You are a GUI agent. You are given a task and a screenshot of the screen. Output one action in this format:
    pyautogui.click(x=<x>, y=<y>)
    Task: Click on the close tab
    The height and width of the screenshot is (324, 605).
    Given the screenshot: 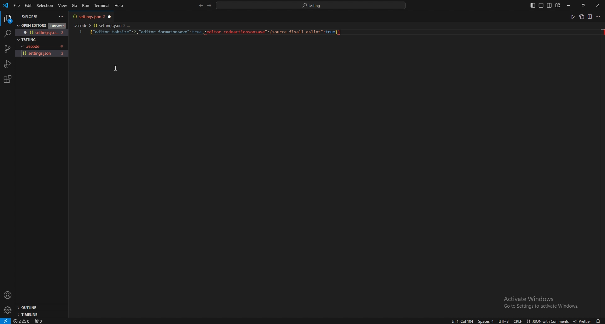 What is the action you would take?
    pyautogui.click(x=113, y=17)
    